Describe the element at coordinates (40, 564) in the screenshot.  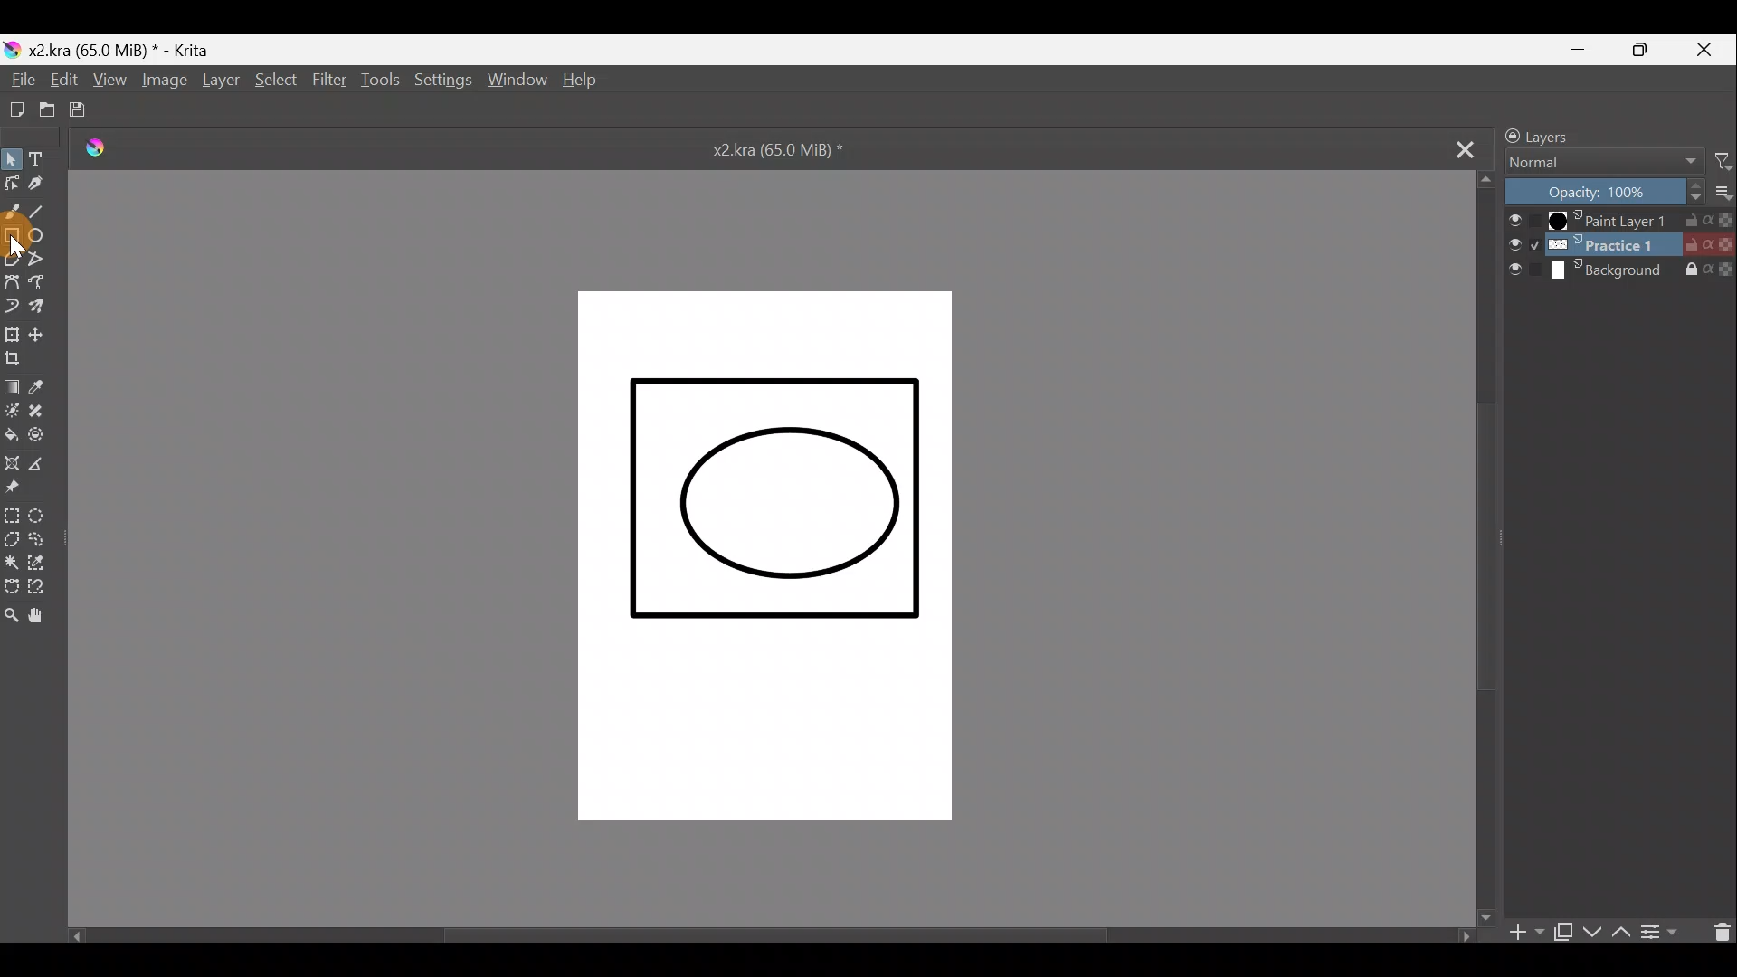
I see `Similar colour selection tool` at that location.